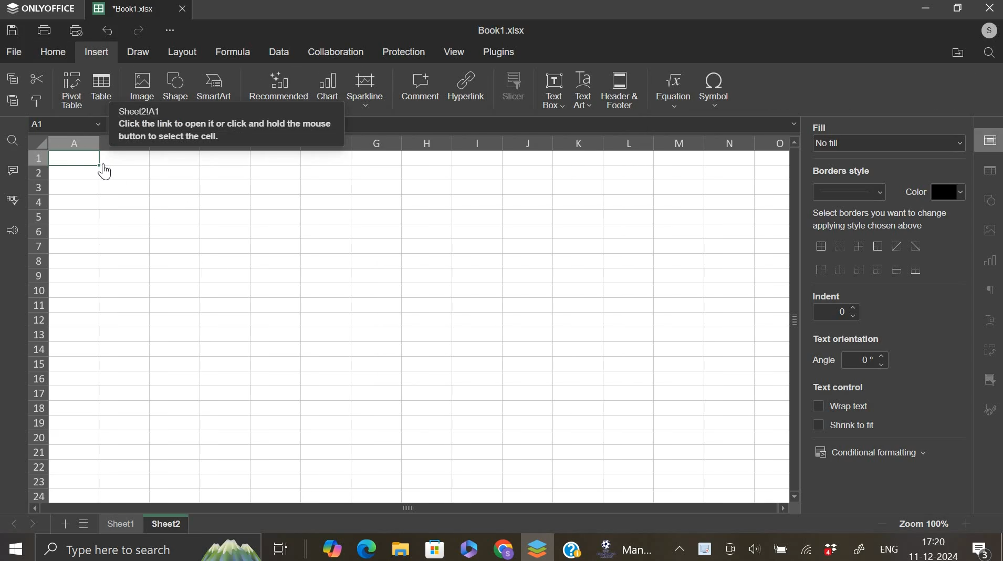  I want to click on data, so click(81, 160).